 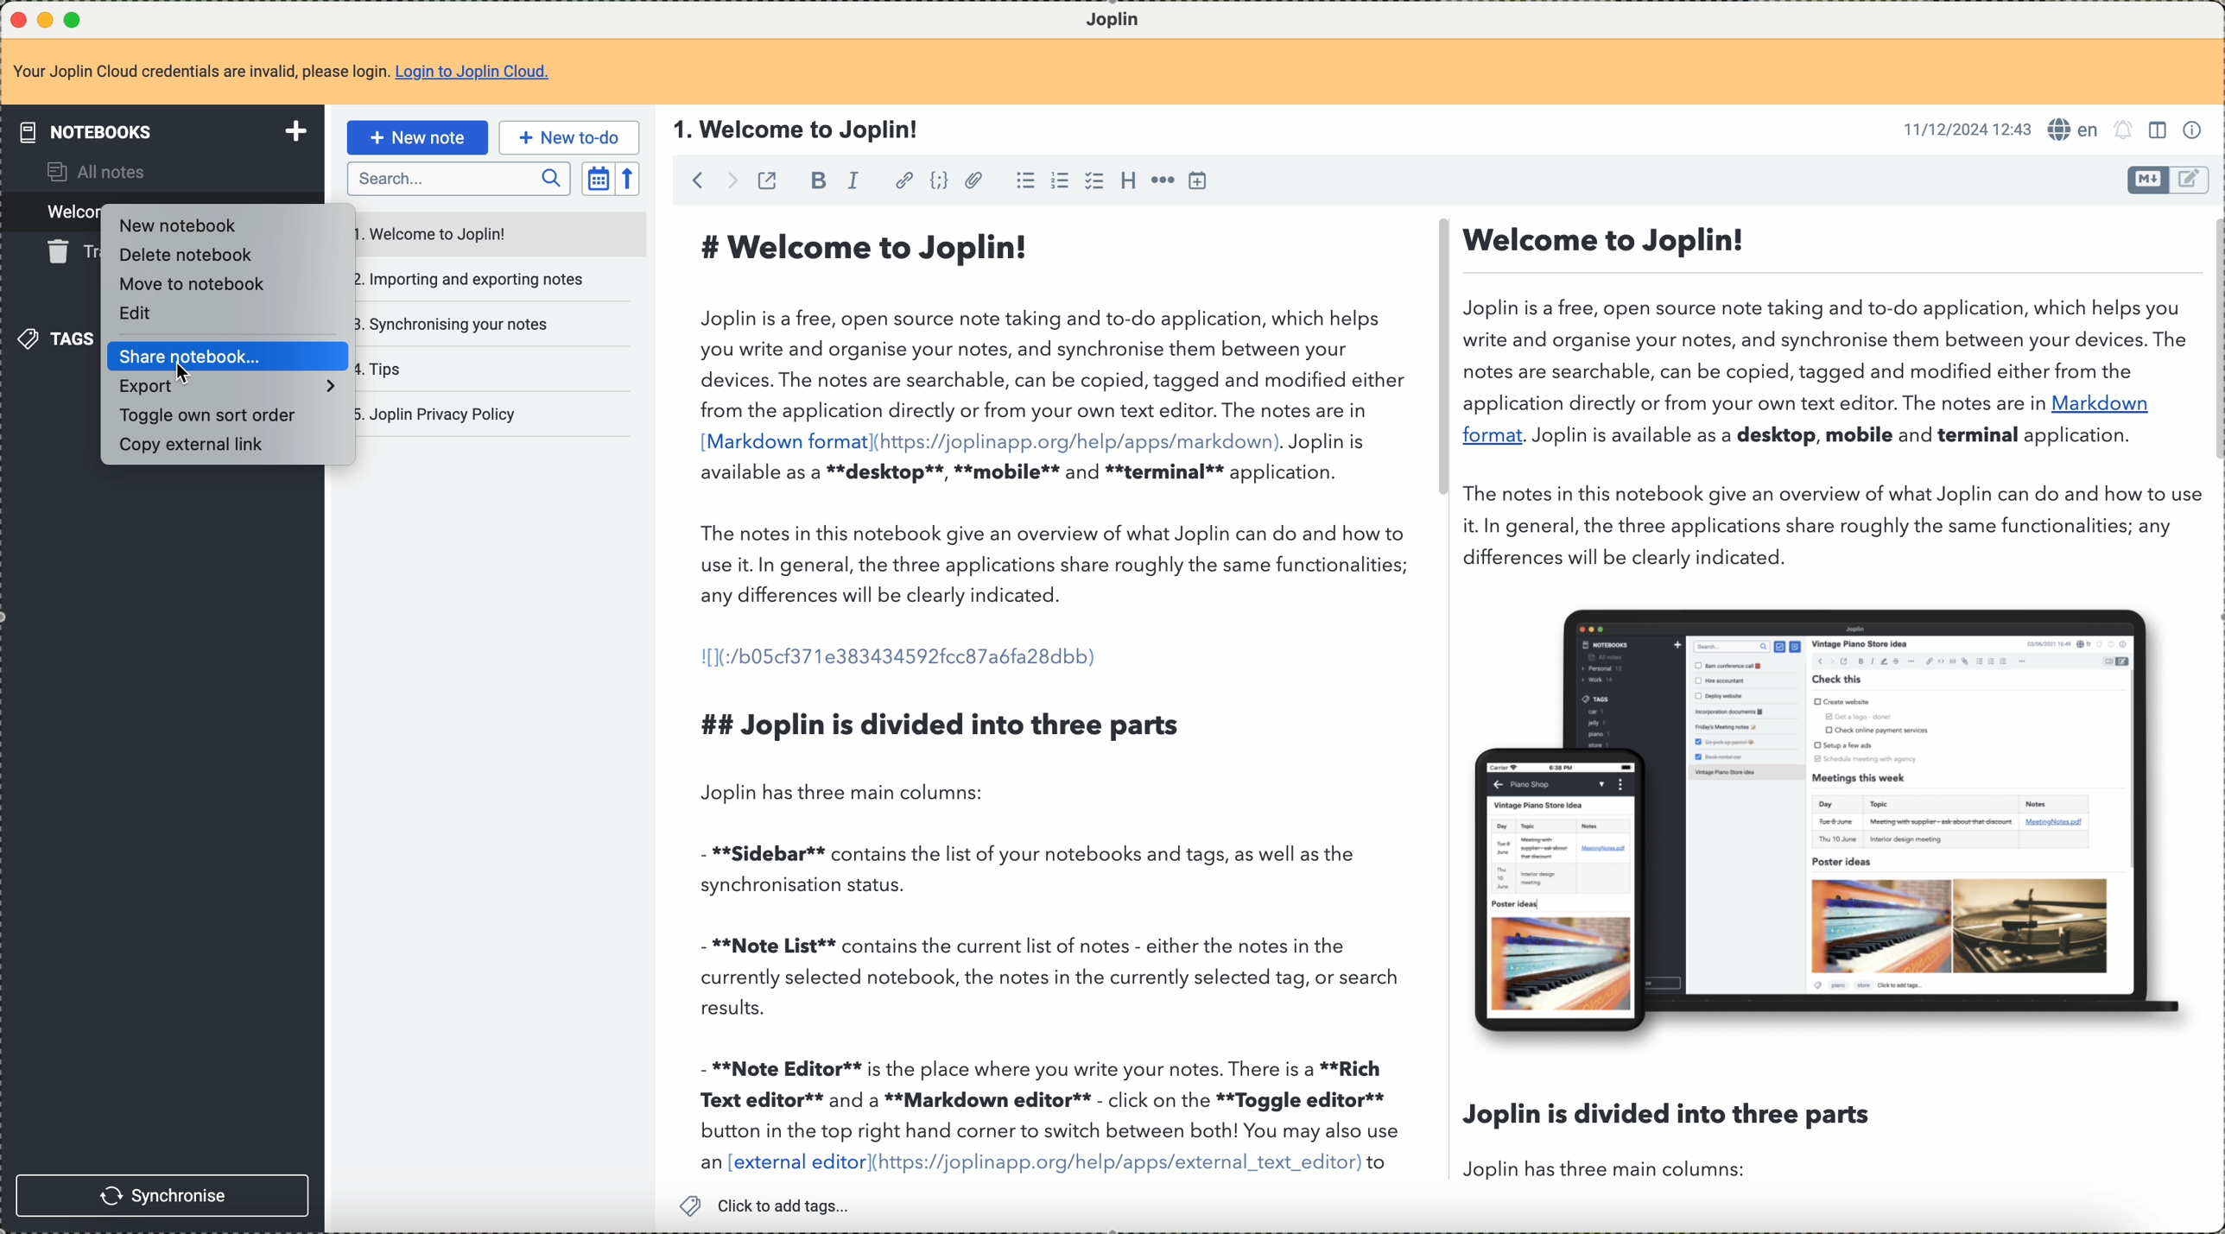 I want to click on # Welcome to Joplin!

Joplin is a free, open source note taking and to-do application, which helps
you write and organise your notes, and synchronise them between your
devices. The notes are searchable, can be copied, tagged and modified either
from the application directly or from your own text editor. The notes are in
[Markdown format|(https://joplinapp.org/help/apps/markdown). Joplin is
available as a **desktop**, **mobile** and **terminal** application.

The notes in this notebook give an overview of what Joplin can do and how to
use it. In general, the three applications share roughly the same functionalities;
any differences will be clearly indicated.
I[(:/b05cf371e383434592fcc87a6fa28dbb)

## Joplin is divided into three parts

Joplin has three main columns:

- **Sidebar** contains the list of your notebooks and tags, as well as the
synchronisation status.

- **Note List** contains the current list of notes - either the notes in the
currently selected notebook, the notes in the currently selected tag, or search
results.

- **Note Editor** is the place where you write your notes. There is a **Rich
Text editor** and a **Markdown editor** - click on the **Toggle editor**
button in the top right hand corner to switch between both! You may also use
an lexternal editor!(https://ioplinapp.ora/help/apps/external text editor) to, so click(x=1051, y=699).